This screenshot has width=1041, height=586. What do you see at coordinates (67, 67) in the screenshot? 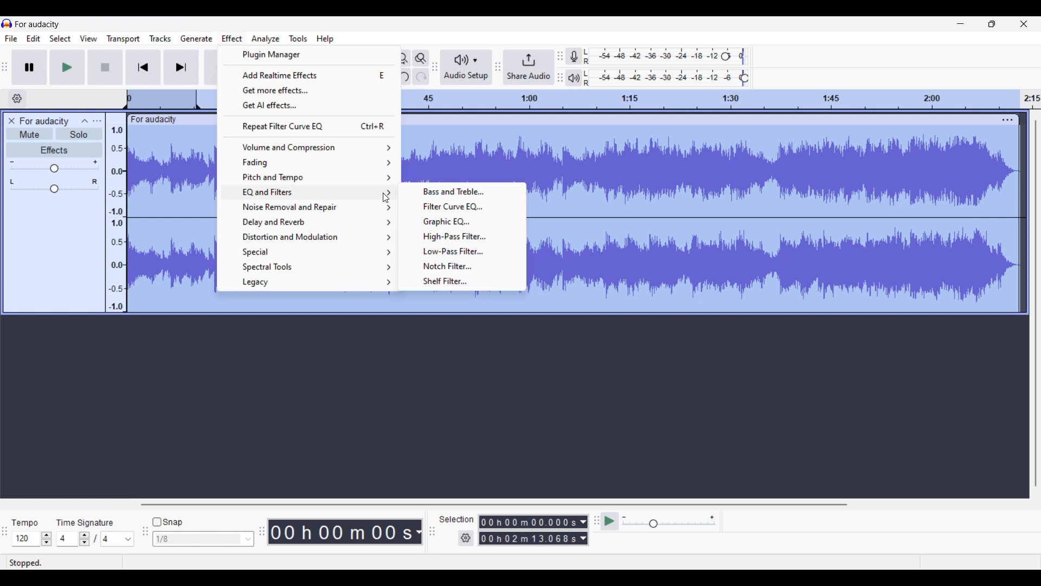
I see `Play/Play once` at bounding box center [67, 67].